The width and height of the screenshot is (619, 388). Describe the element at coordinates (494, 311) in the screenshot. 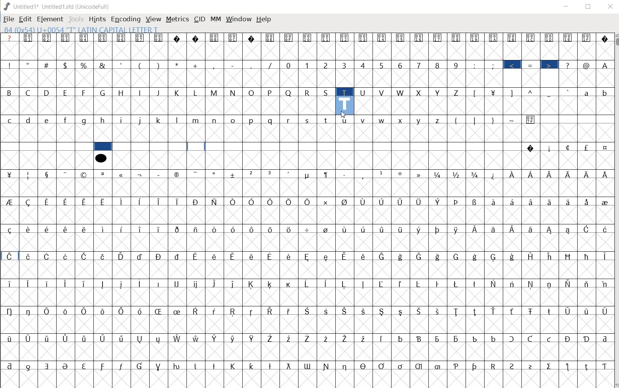

I see `Symbol` at that location.